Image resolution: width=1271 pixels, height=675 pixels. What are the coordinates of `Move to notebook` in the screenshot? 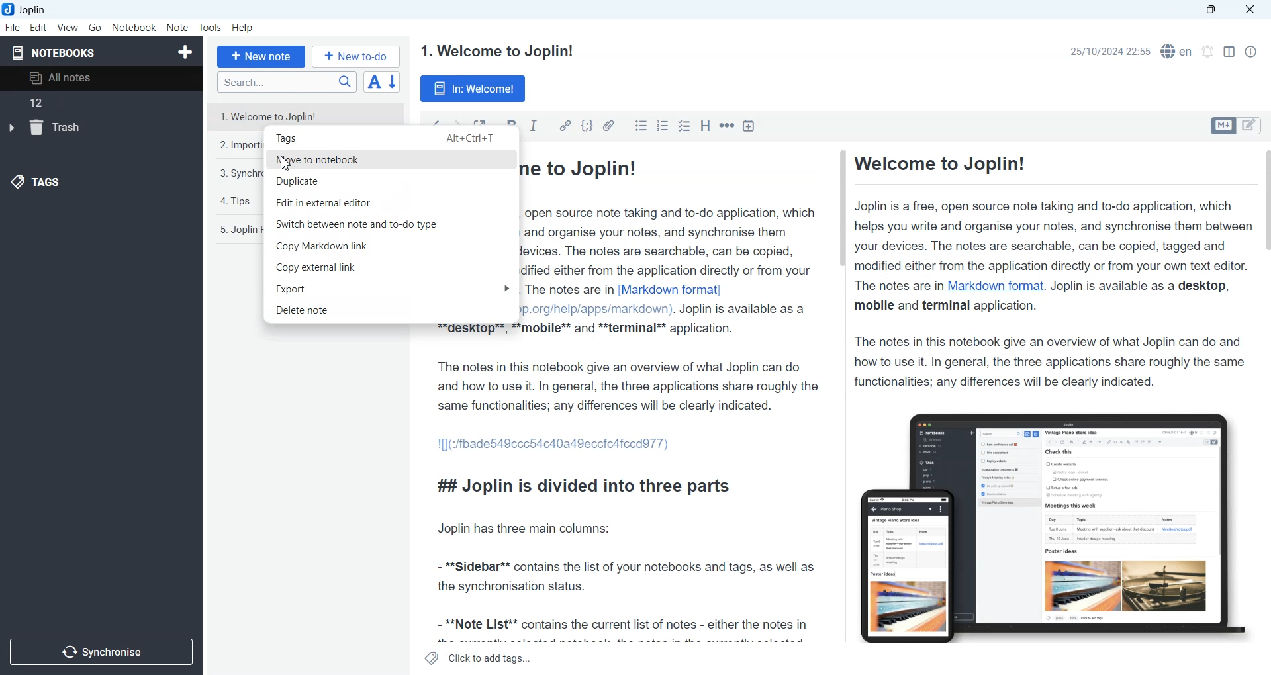 It's located at (391, 159).